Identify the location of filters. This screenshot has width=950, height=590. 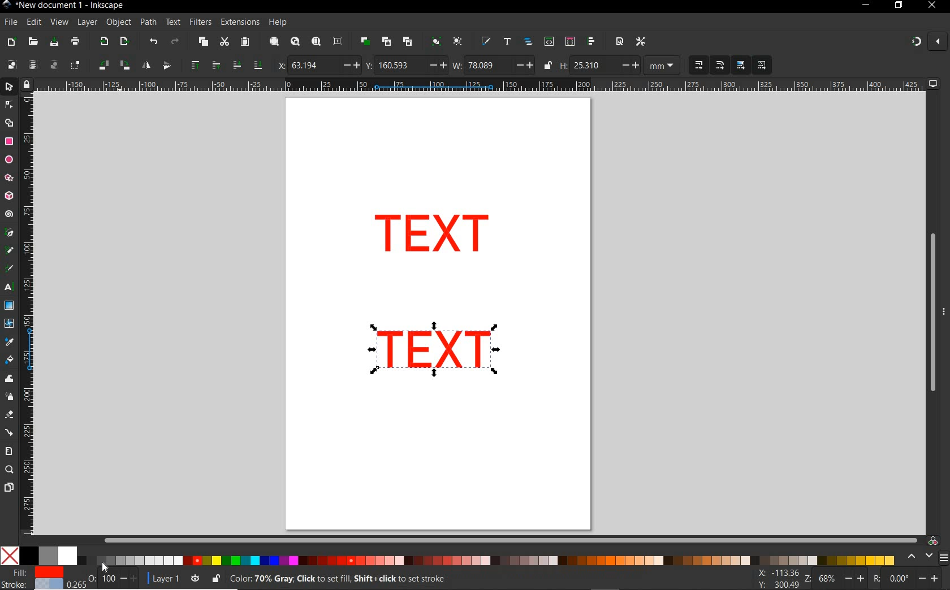
(200, 22).